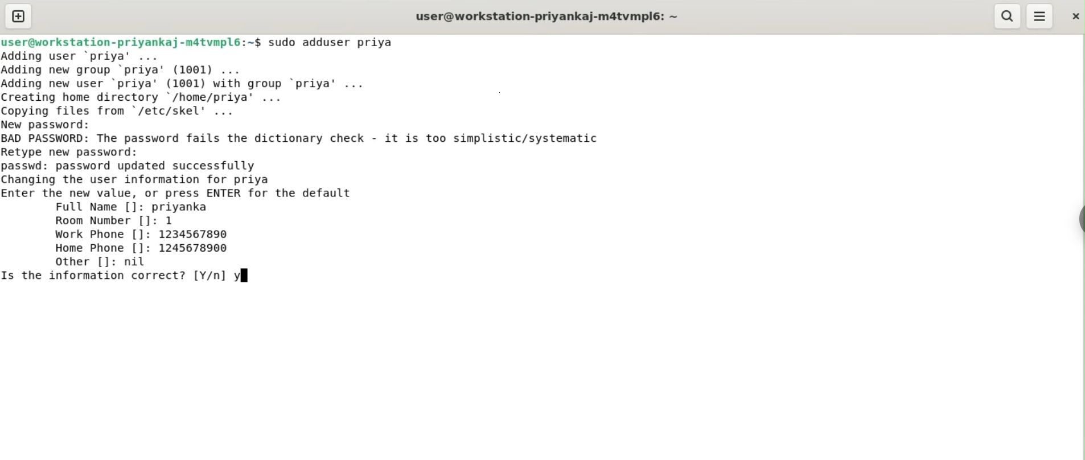 The height and width of the screenshot is (460, 1085). What do you see at coordinates (18, 16) in the screenshot?
I see `new tab` at bounding box center [18, 16].